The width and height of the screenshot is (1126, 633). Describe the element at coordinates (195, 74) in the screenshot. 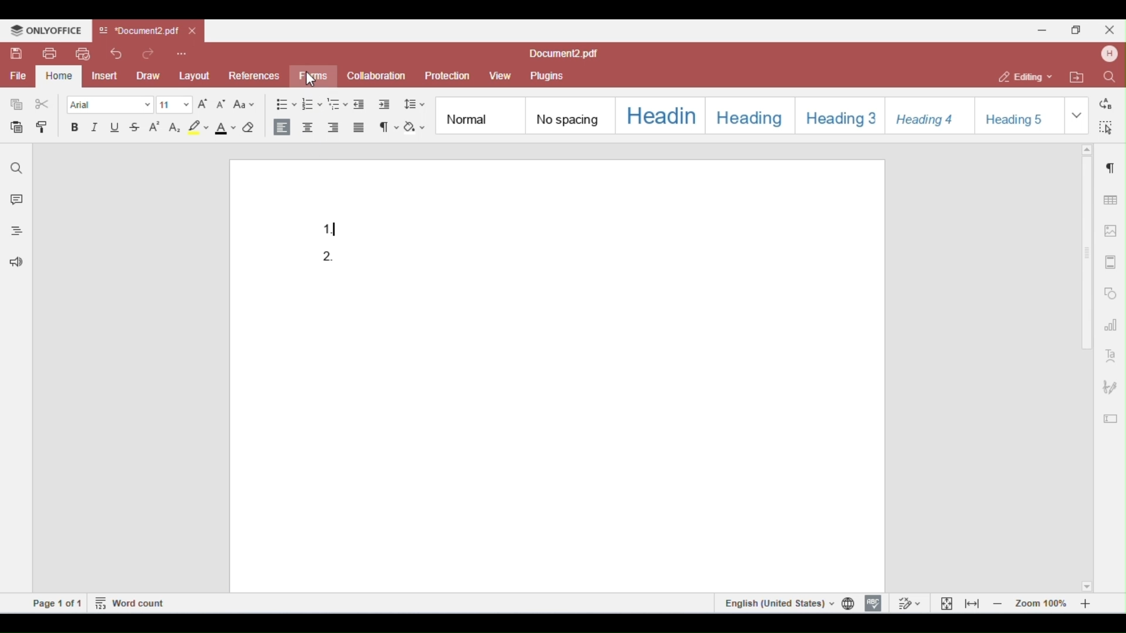

I see `layout` at that location.